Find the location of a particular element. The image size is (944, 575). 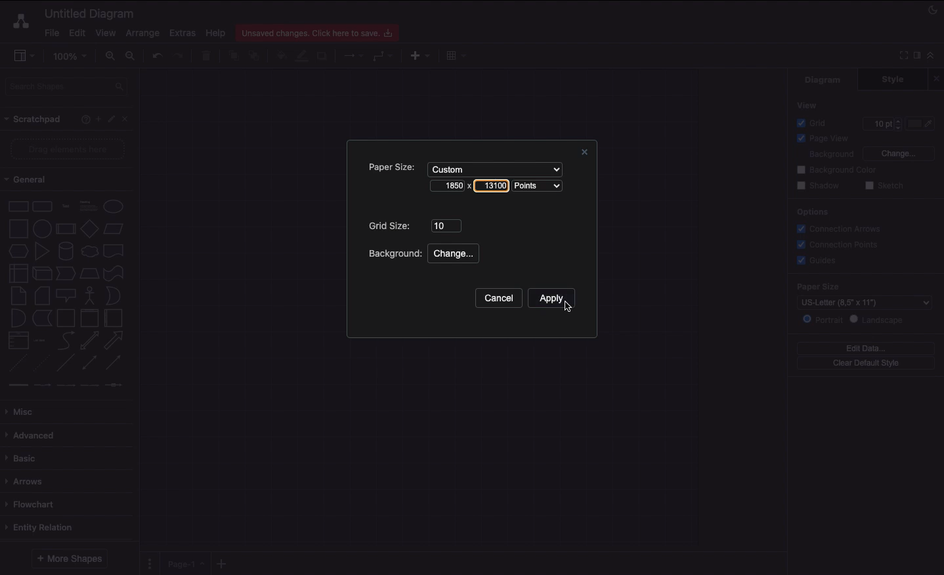

Color is located at coordinates (922, 123).